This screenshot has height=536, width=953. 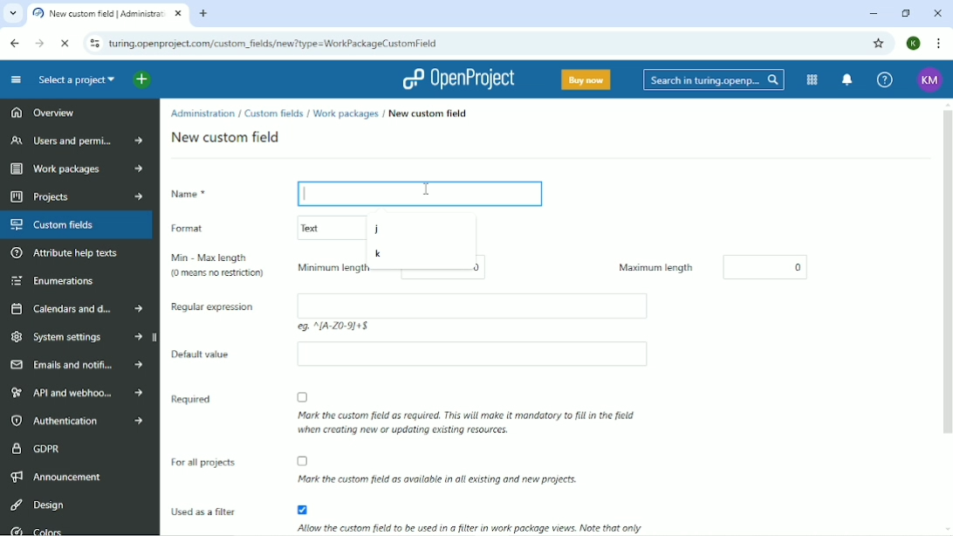 I want to click on System settings, so click(x=79, y=339).